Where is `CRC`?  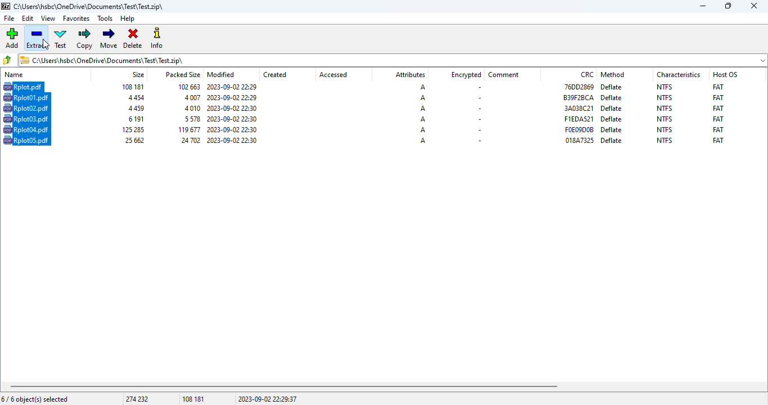 CRC is located at coordinates (588, 74).